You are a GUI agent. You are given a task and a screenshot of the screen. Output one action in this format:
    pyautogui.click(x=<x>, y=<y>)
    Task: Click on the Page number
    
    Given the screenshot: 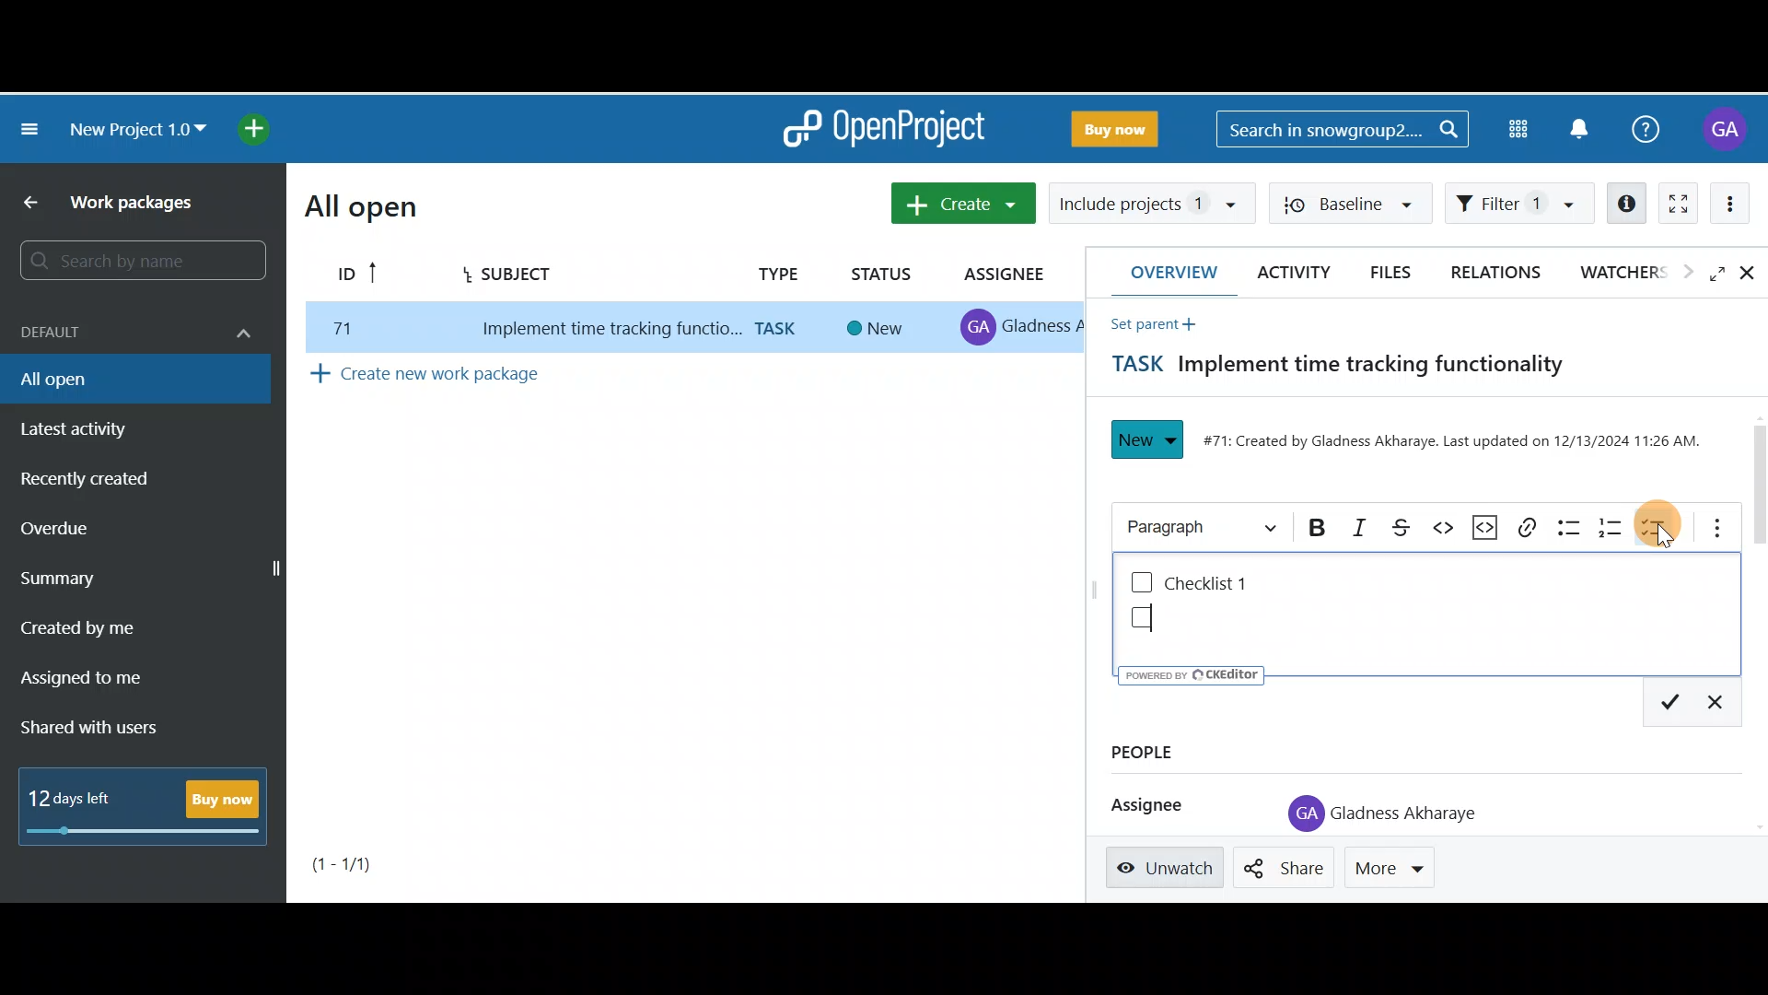 What is the action you would take?
    pyautogui.click(x=370, y=863)
    